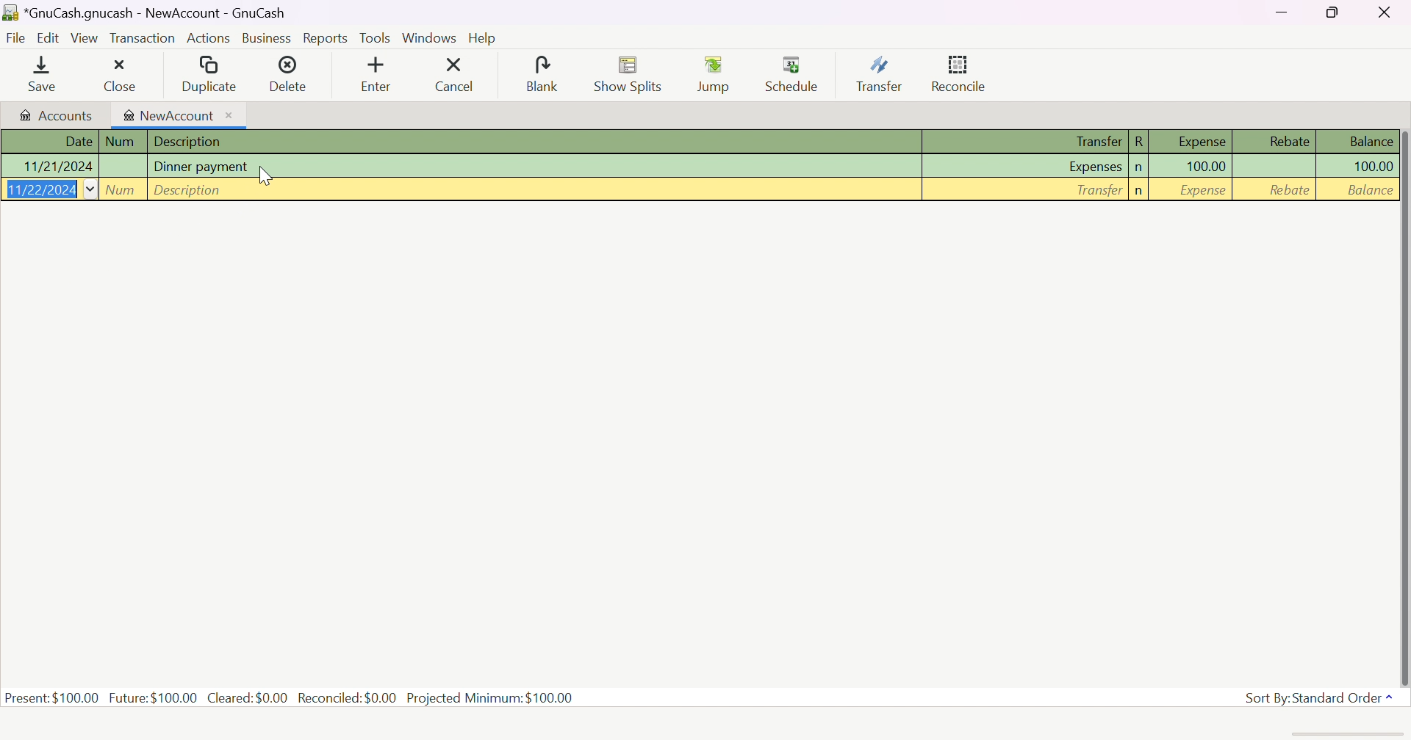  I want to click on Expense, so click(1196, 190).